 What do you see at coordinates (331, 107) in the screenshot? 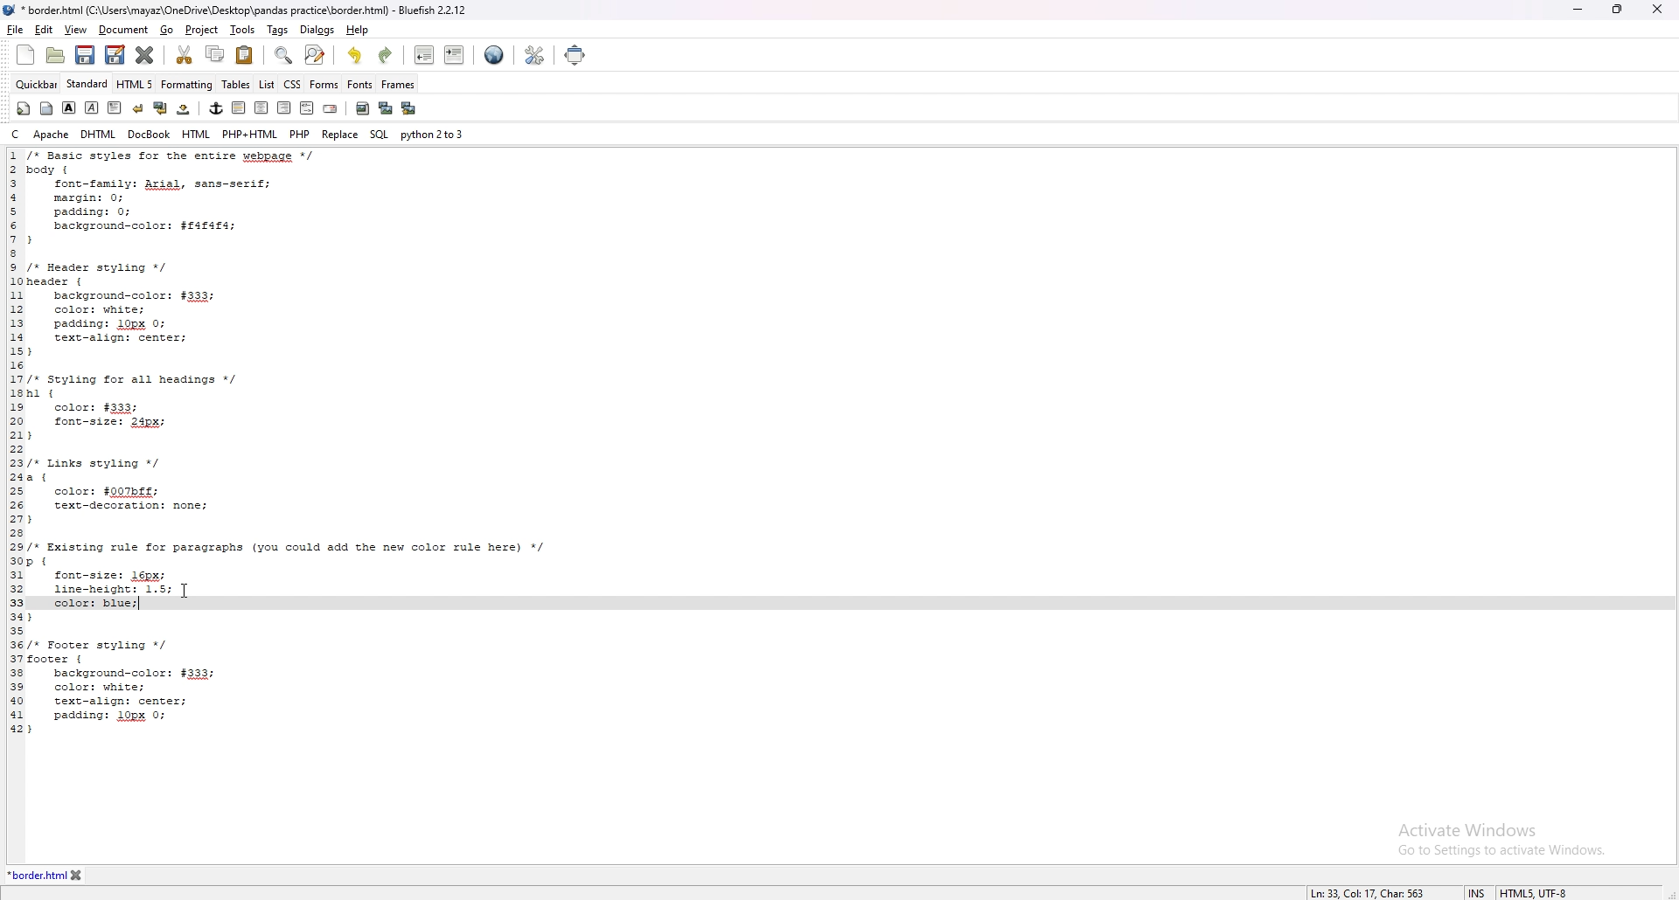
I see `email` at bounding box center [331, 107].